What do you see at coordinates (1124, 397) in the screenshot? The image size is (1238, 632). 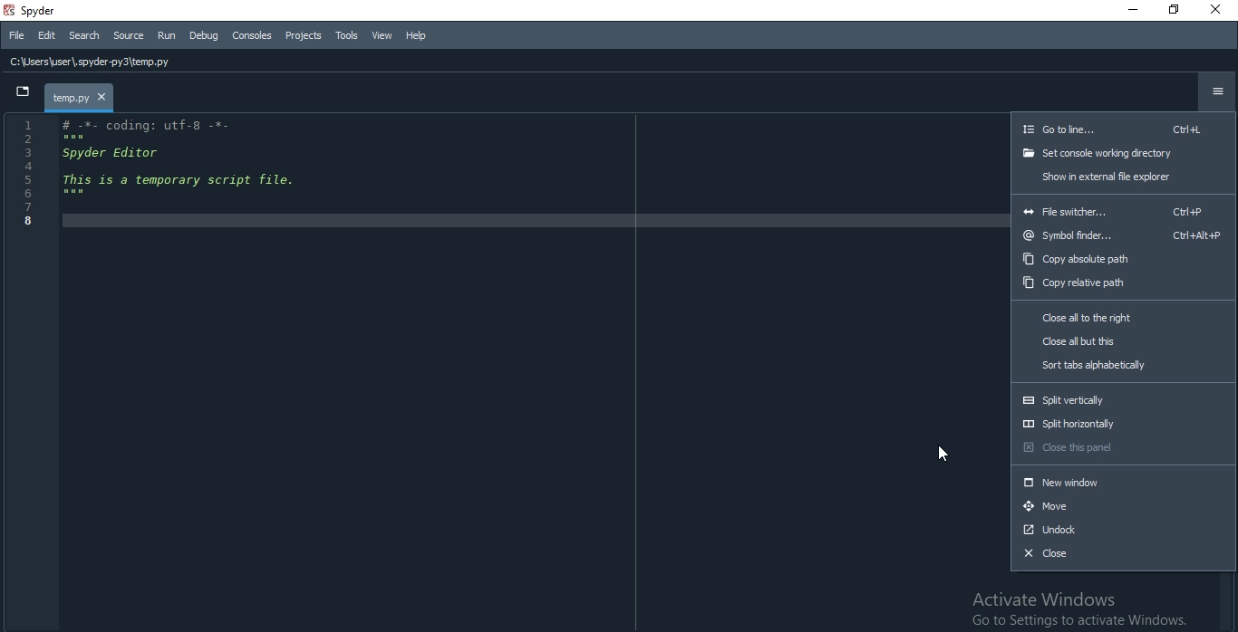 I see `split vertically` at bounding box center [1124, 397].